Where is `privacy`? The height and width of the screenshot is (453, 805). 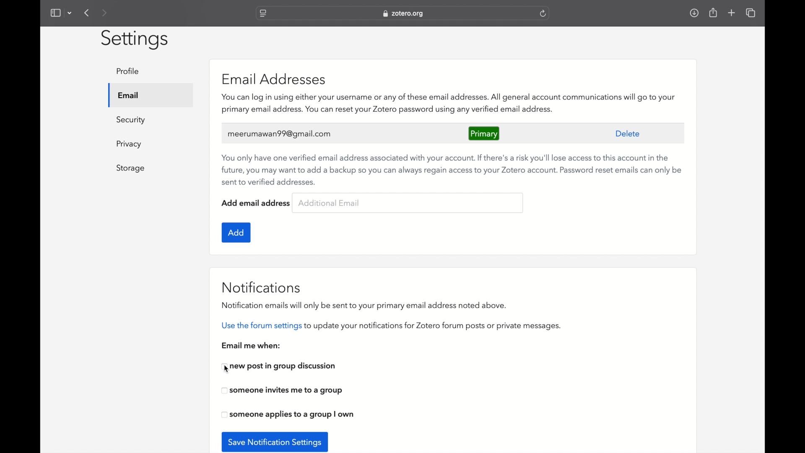 privacy is located at coordinates (130, 144).